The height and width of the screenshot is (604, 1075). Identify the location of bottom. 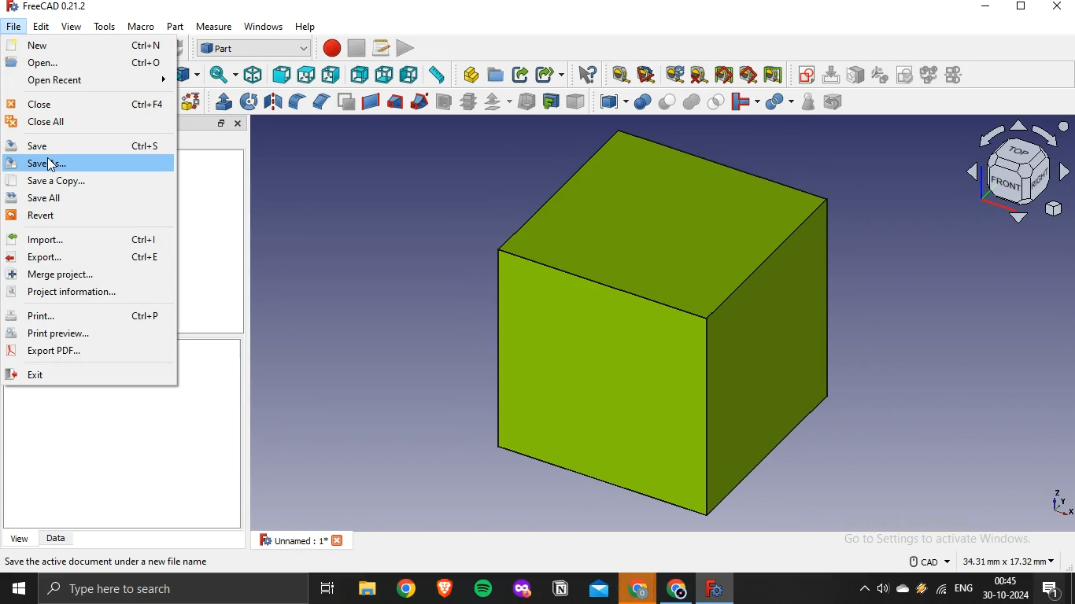
(384, 75).